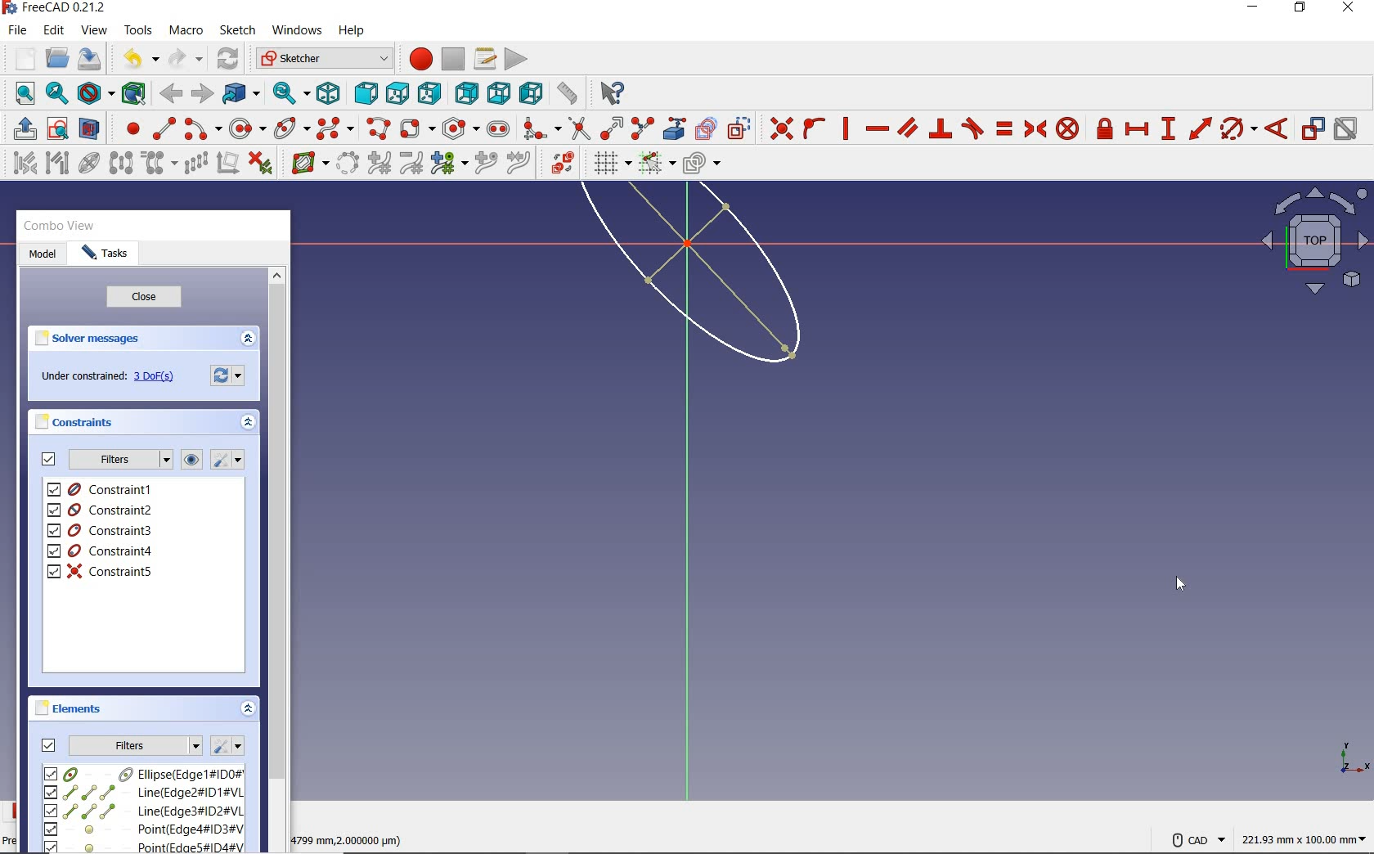  Describe the element at coordinates (291, 127) in the screenshot. I see `ellipse` at that location.